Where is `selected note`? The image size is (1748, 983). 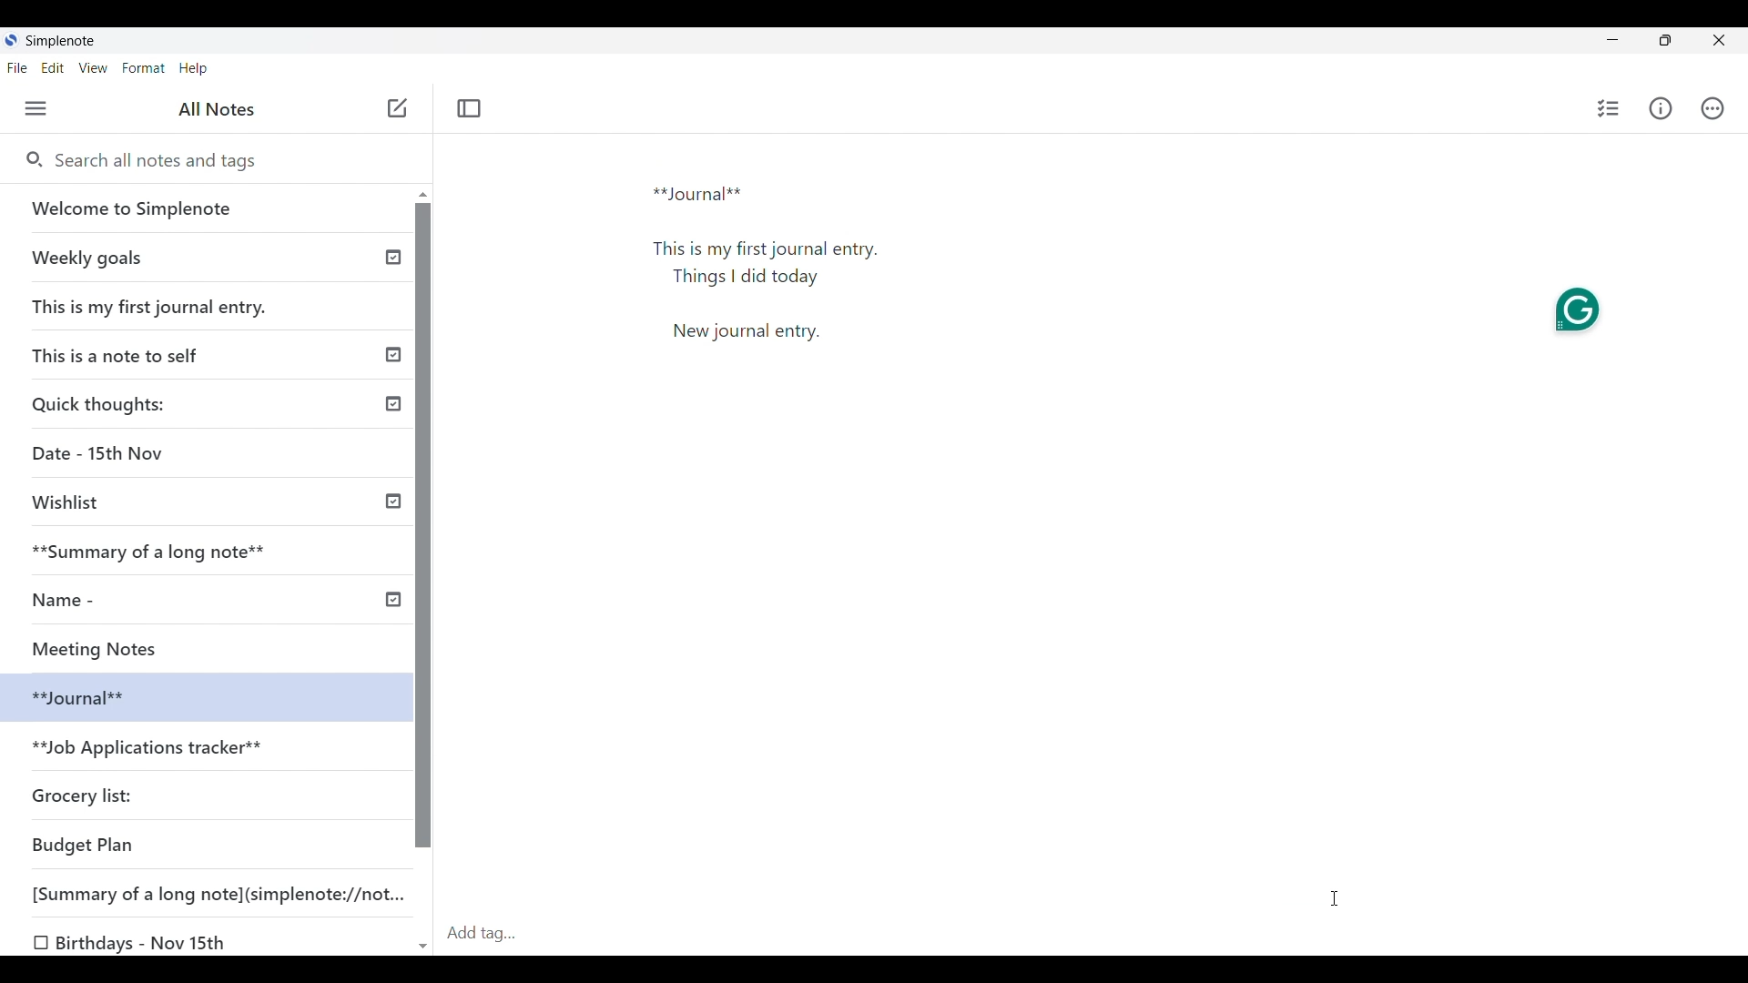
selected note is located at coordinates (202, 695).